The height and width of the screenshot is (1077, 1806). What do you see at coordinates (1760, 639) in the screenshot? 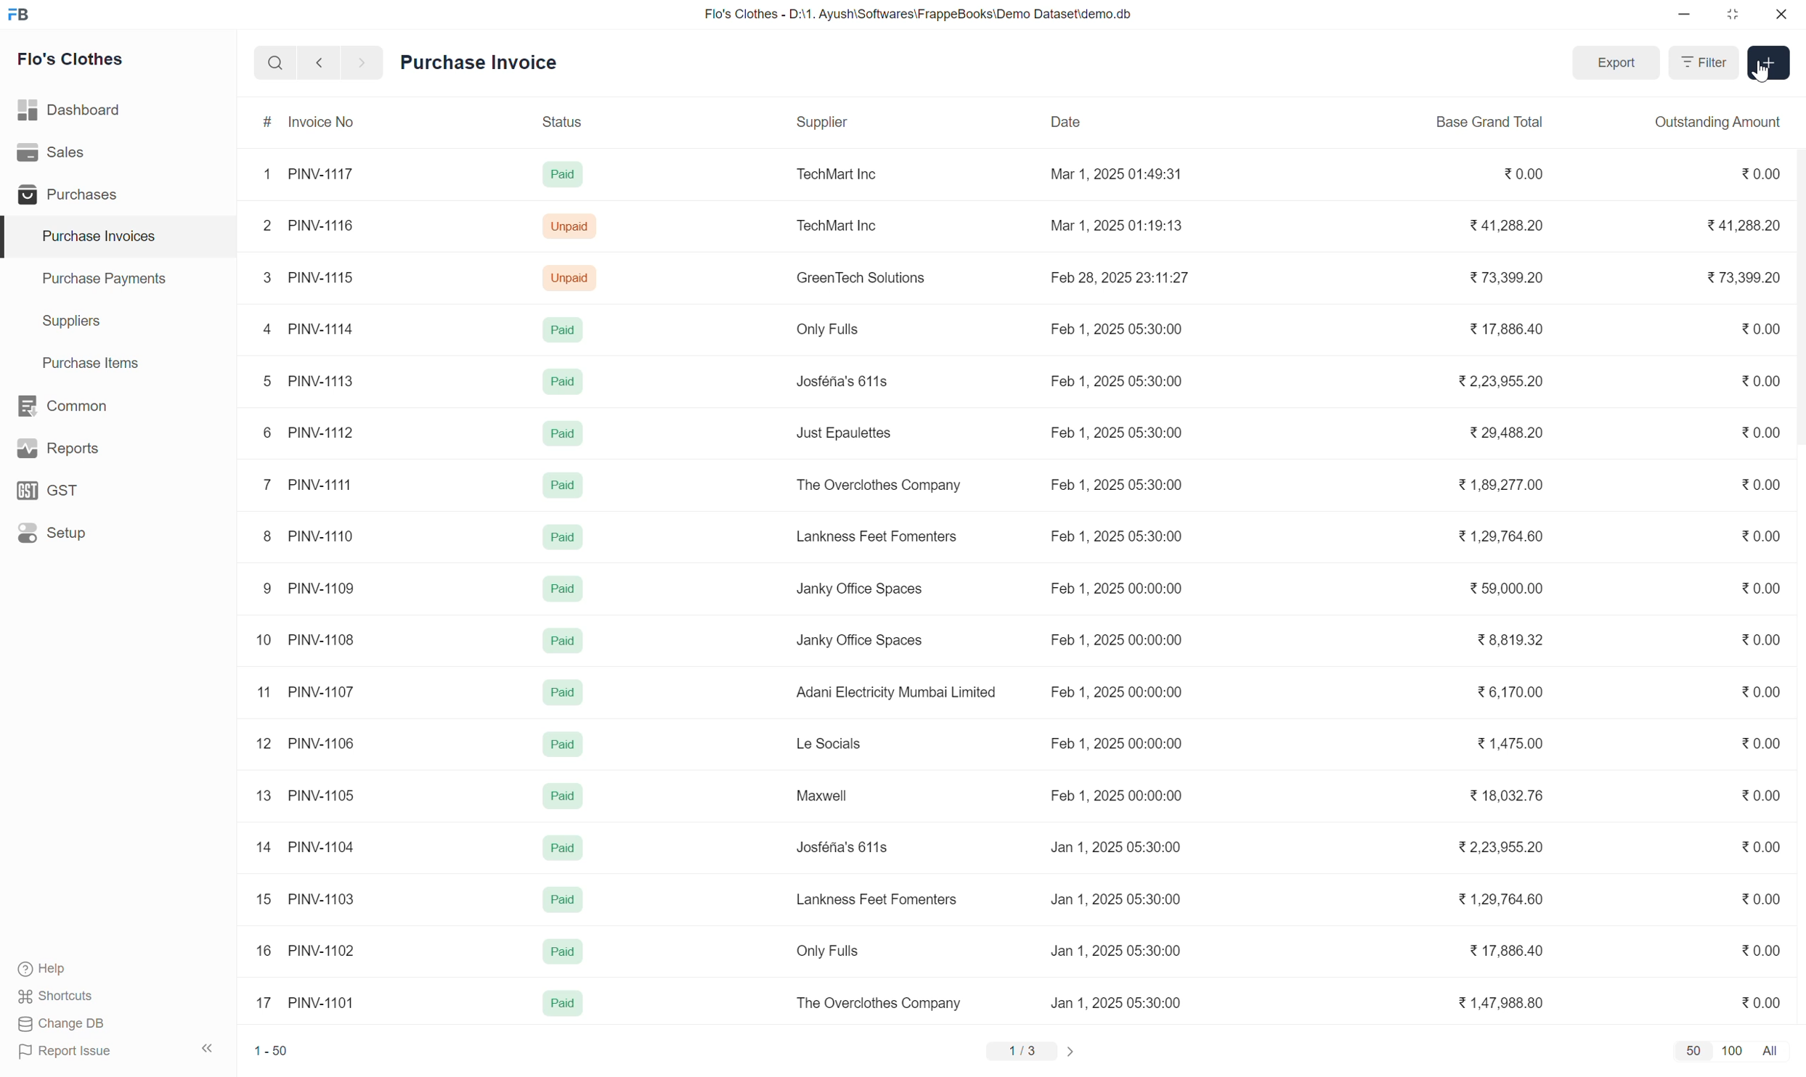
I see `0.00` at bounding box center [1760, 639].